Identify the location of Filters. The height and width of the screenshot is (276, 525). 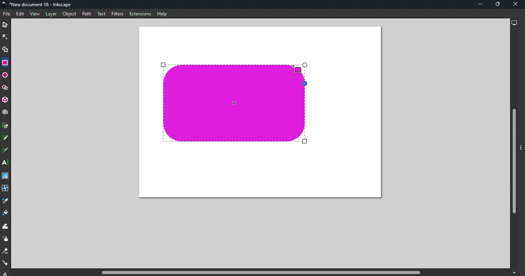
(118, 15).